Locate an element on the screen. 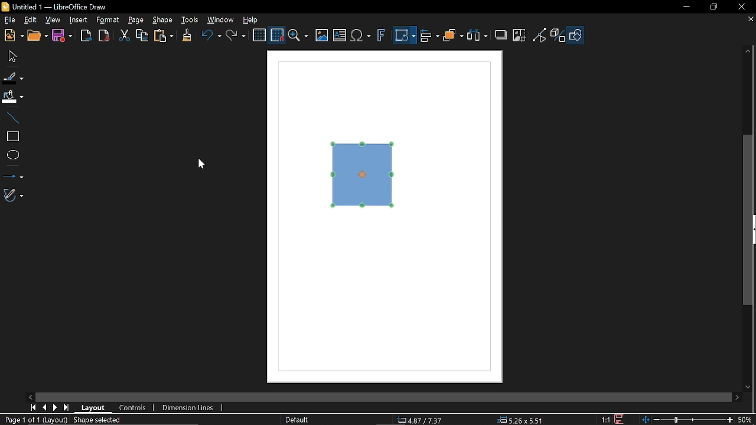 The width and height of the screenshot is (756, 425). 50% (Current zoom) is located at coordinates (745, 419).